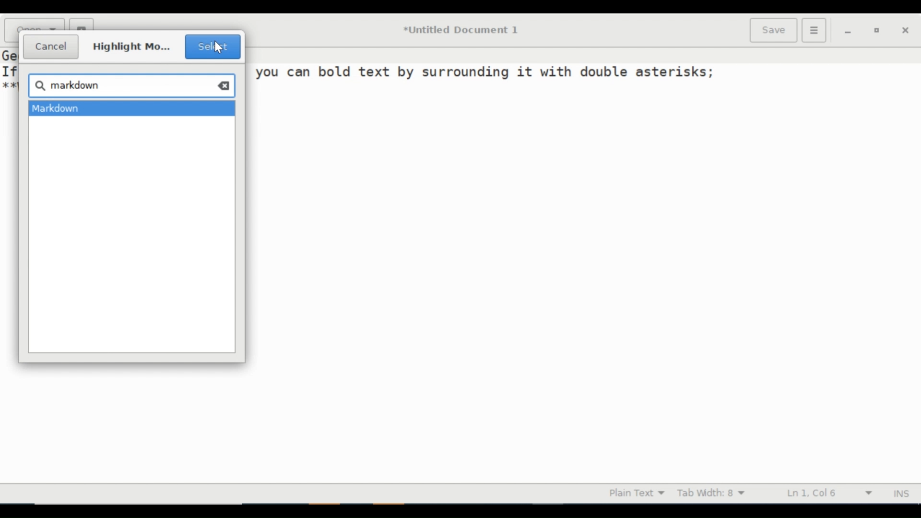 The width and height of the screenshot is (921, 518). What do you see at coordinates (903, 493) in the screenshot?
I see `INS` at bounding box center [903, 493].